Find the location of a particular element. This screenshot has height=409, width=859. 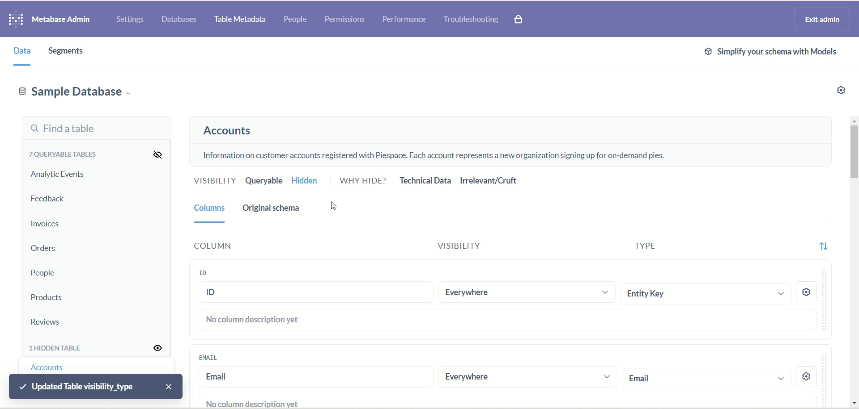

email is located at coordinates (213, 358).